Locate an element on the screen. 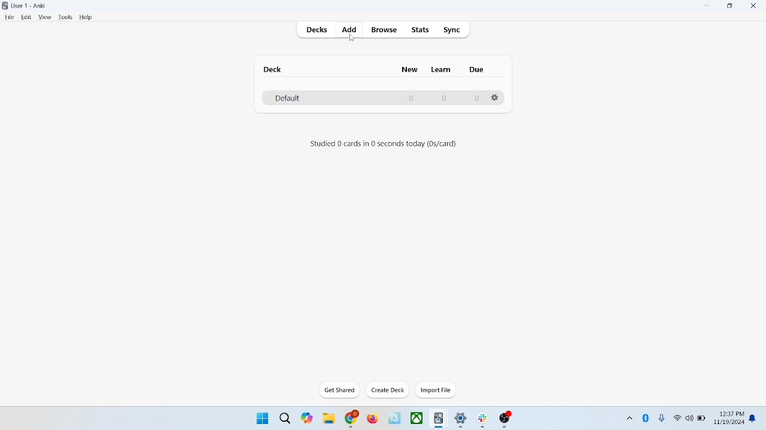 This screenshot has width=766, height=430. speaker is located at coordinates (689, 417).